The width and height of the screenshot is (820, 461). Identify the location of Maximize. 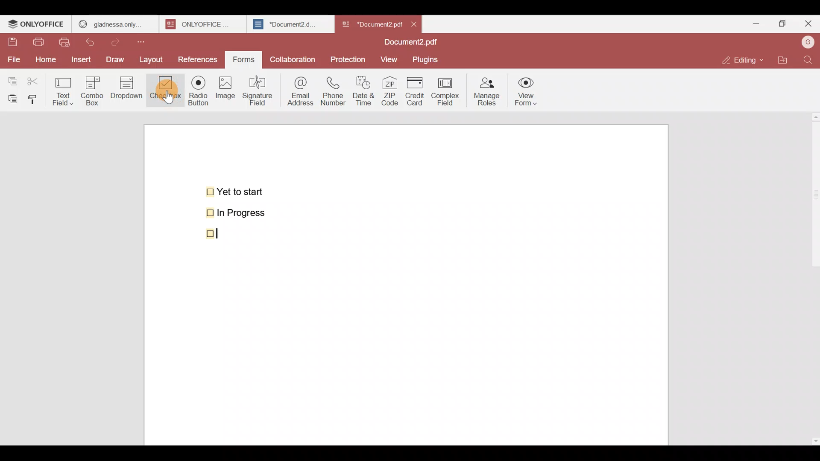
(781, 23).